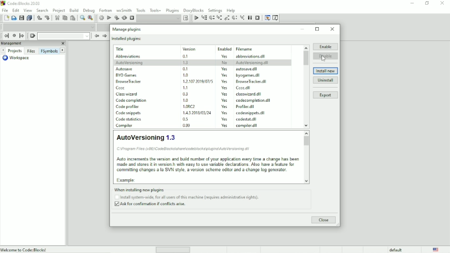  What do you see at coordinates (129, 120) in the screenshot?
I see `Code statistics` at bounding box center [129, 120].